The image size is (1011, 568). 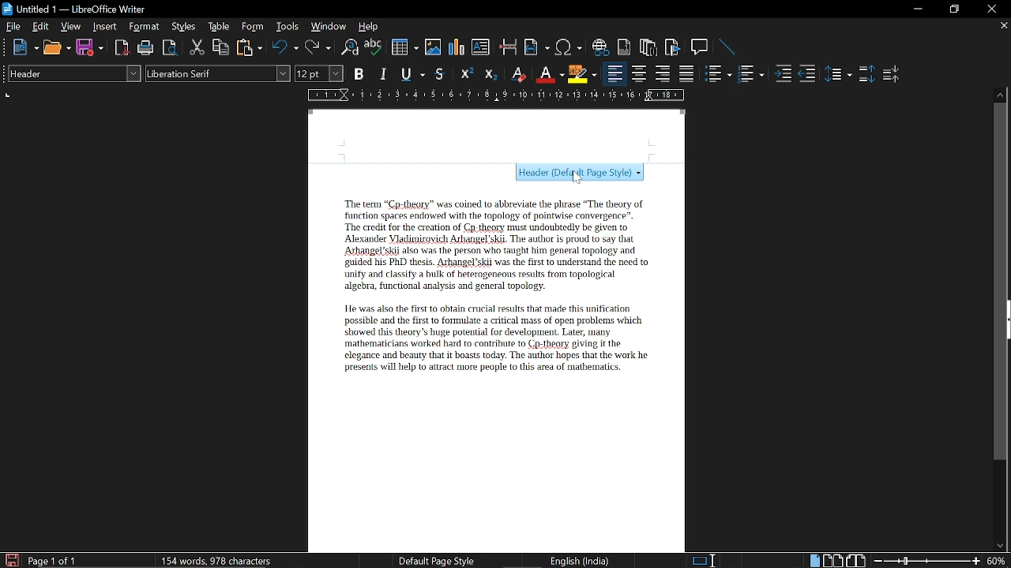 What do you see at coordinates (814, 560) in the screenshot?
I see `Single page view` at bounding box center [814, 560].